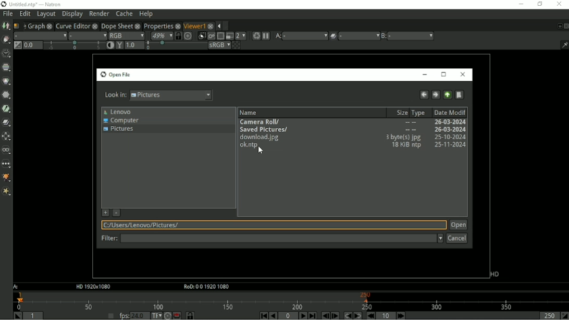 The height and width of the screenshot is (320, 569). Describe the element at coordinates (255, 36) in the screenshot. I see `Render` at that location.